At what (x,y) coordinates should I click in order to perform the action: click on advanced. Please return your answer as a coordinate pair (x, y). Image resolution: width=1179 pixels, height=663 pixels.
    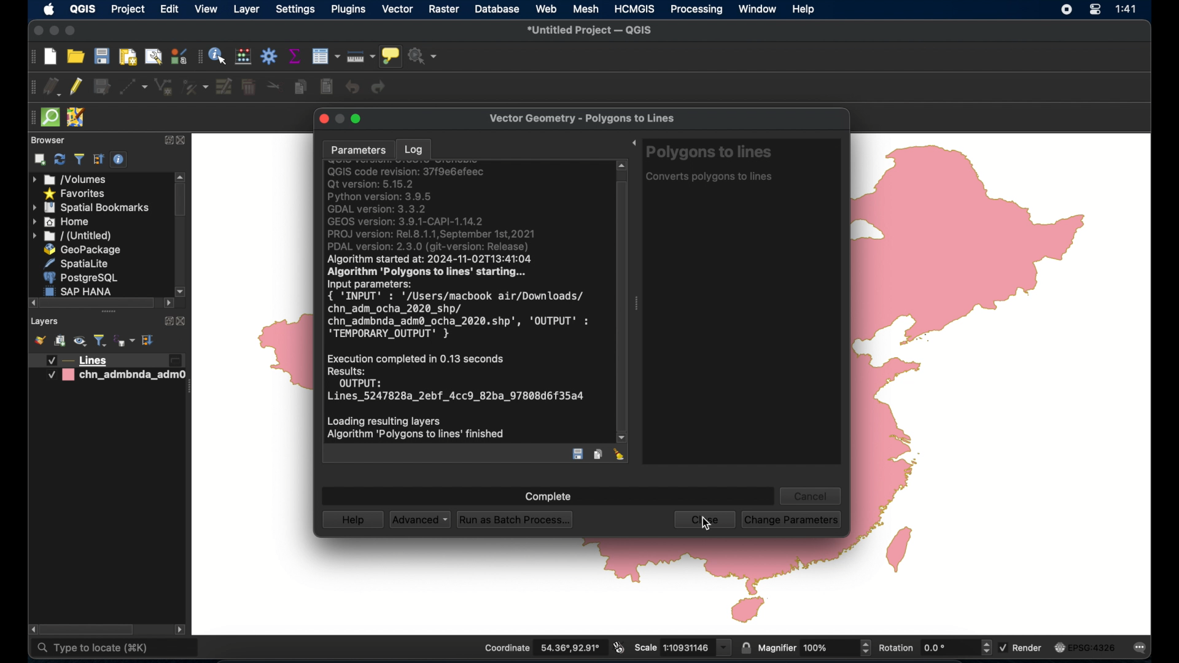
    Looking at the image, I should click on (420, 519).